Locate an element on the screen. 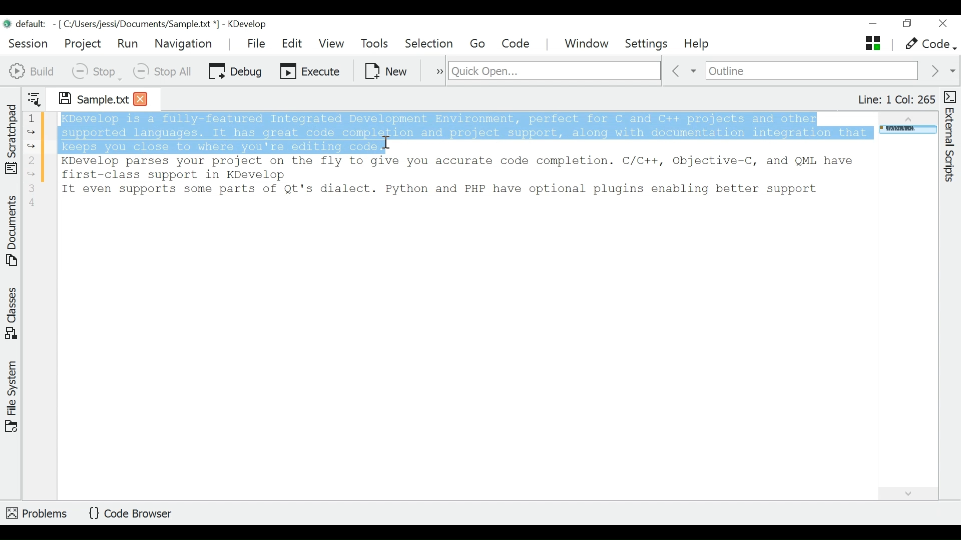  File is located at coordinates (258, 43).